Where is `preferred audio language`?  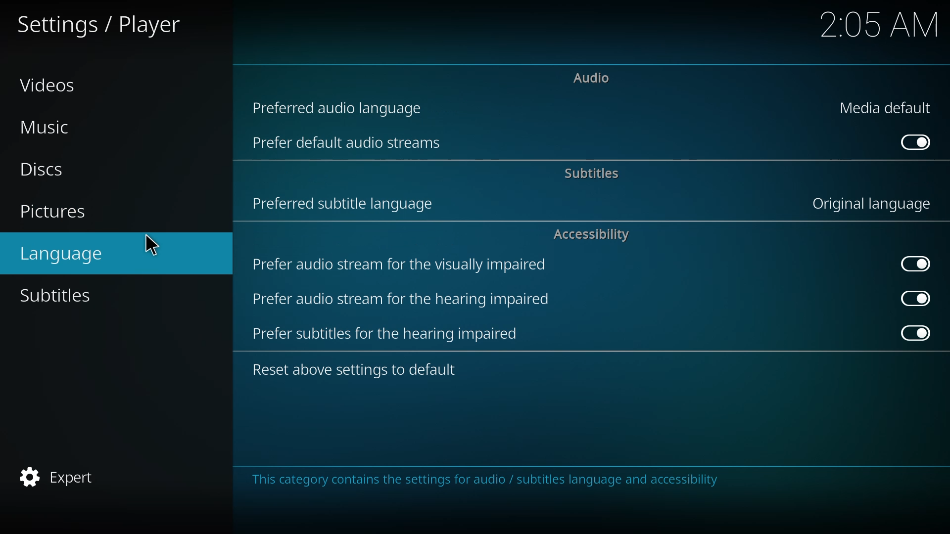
preferred audio language is located at coordinates (342, 107).